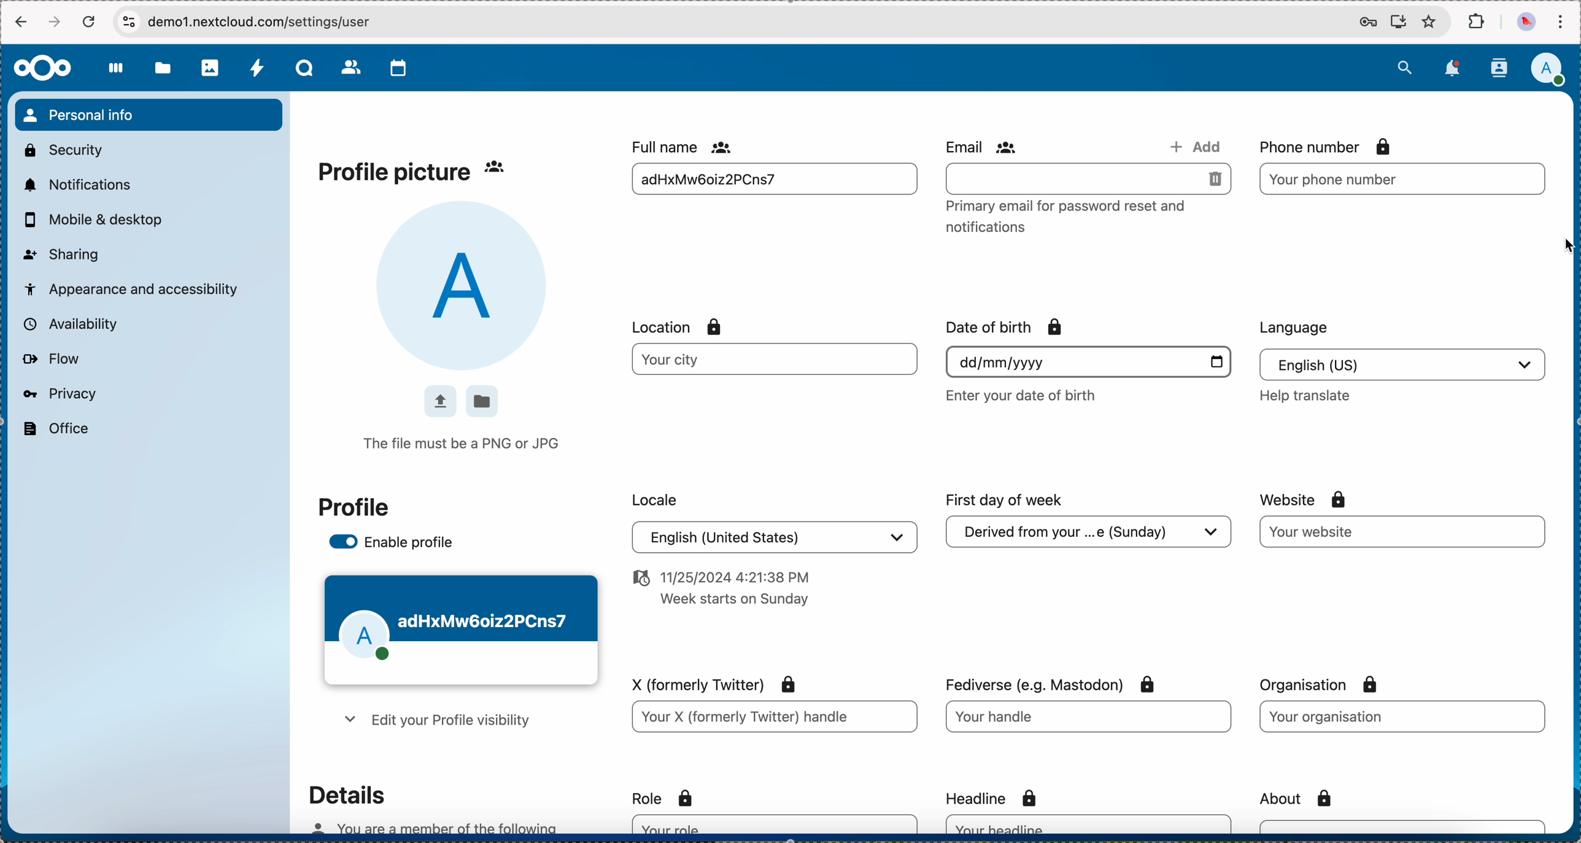 The width and height of the screenshot is (1581, 843). I want to click on locale, so click(656, 498).